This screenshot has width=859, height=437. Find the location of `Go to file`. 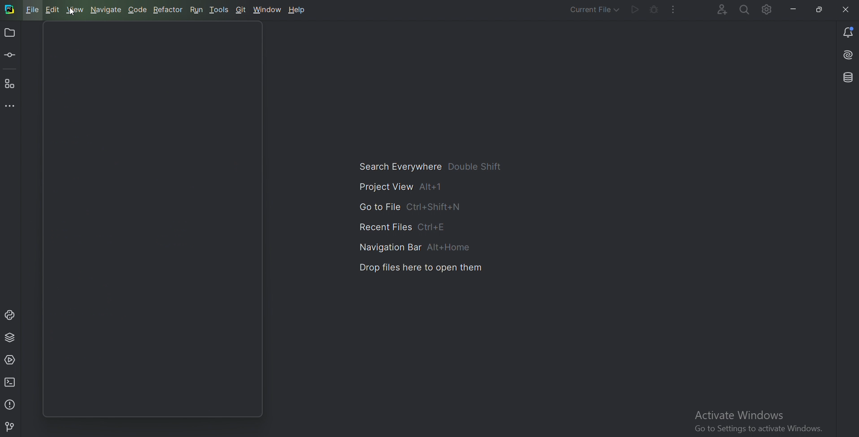

Go to file is located at coordinates (410, 206).